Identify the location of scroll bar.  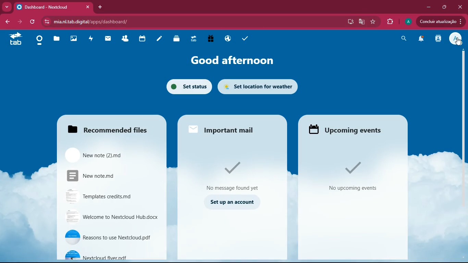
(462, 111).